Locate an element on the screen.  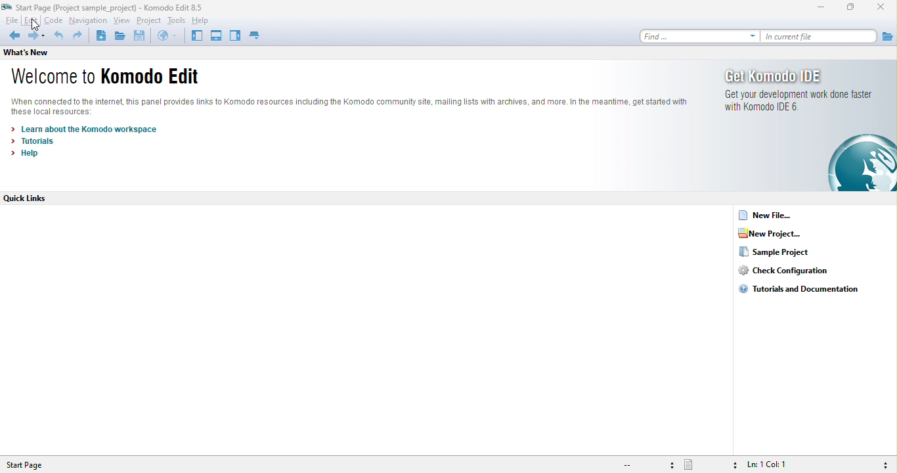
maximize is located at coordinates (854, 8).